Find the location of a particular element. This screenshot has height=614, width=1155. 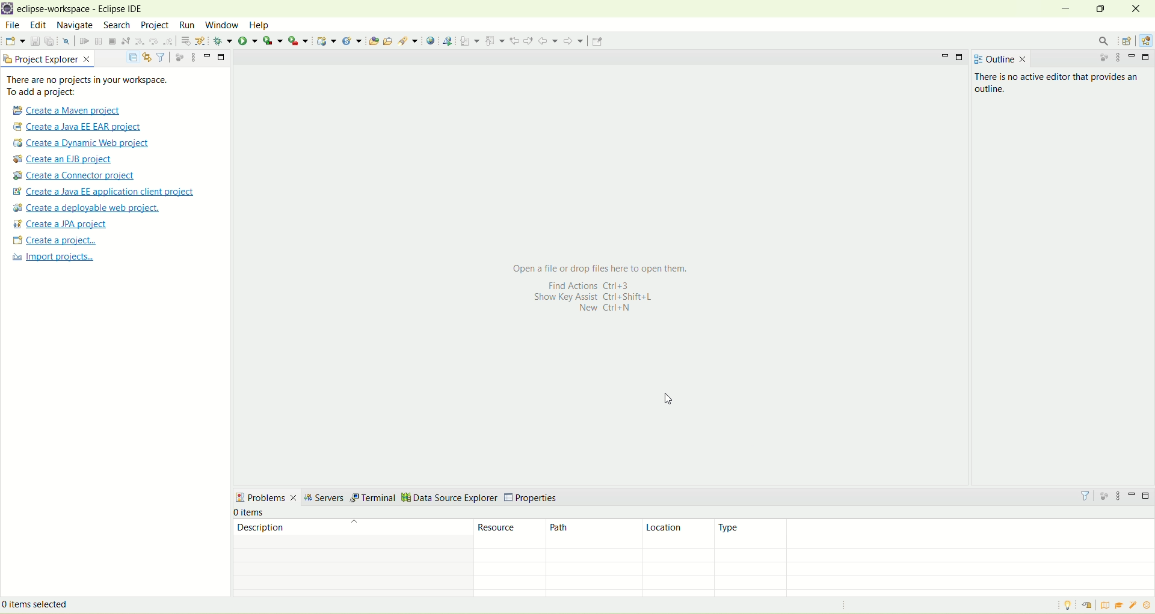

maximize is located at coordinates (961, 56).